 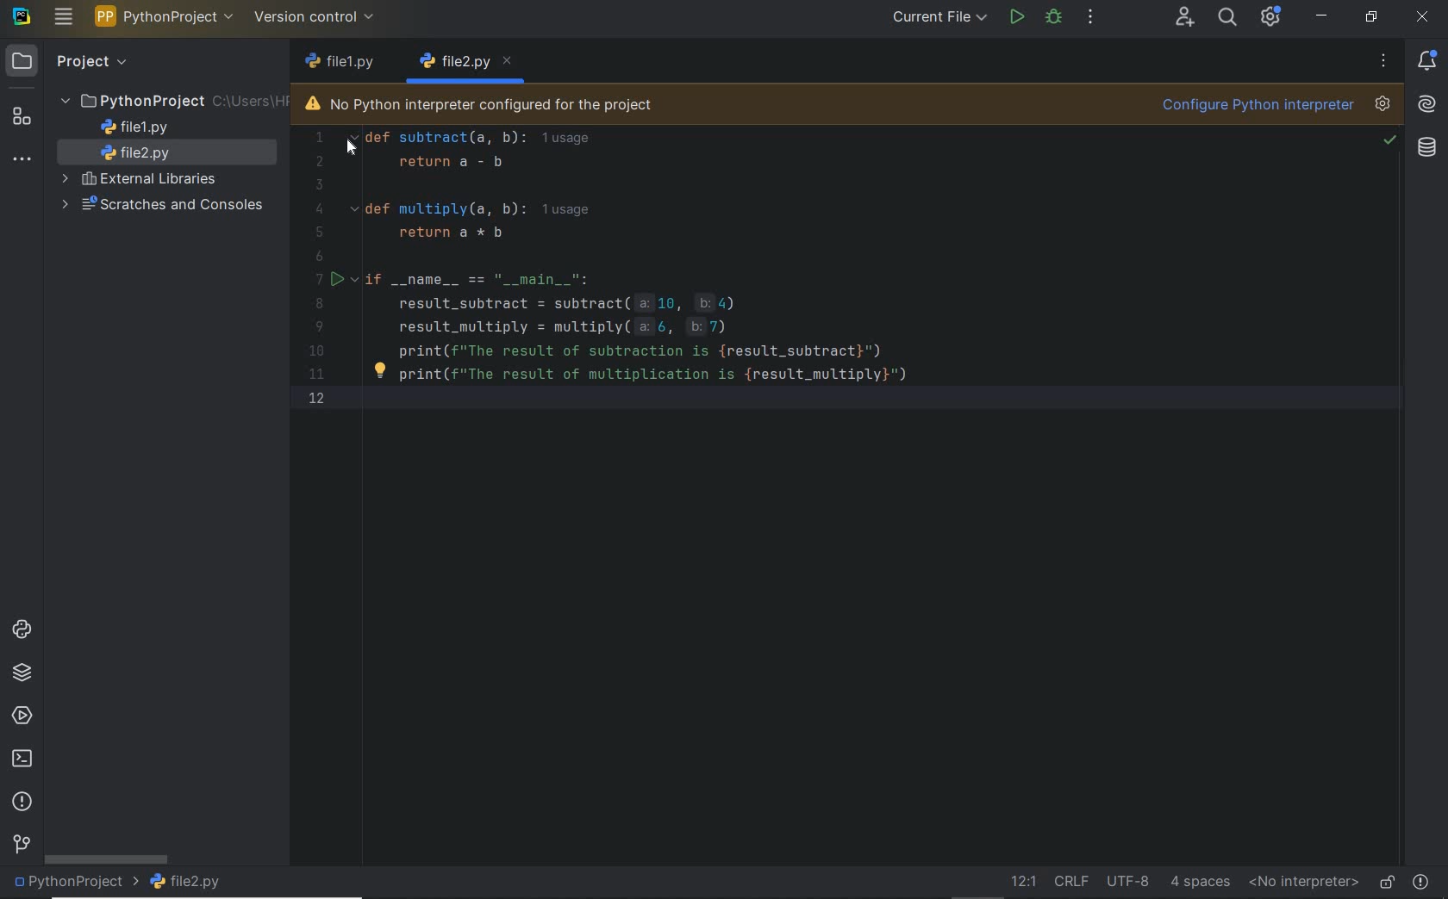 I want to click on ide and project settings, so click(x=1272, y=19).